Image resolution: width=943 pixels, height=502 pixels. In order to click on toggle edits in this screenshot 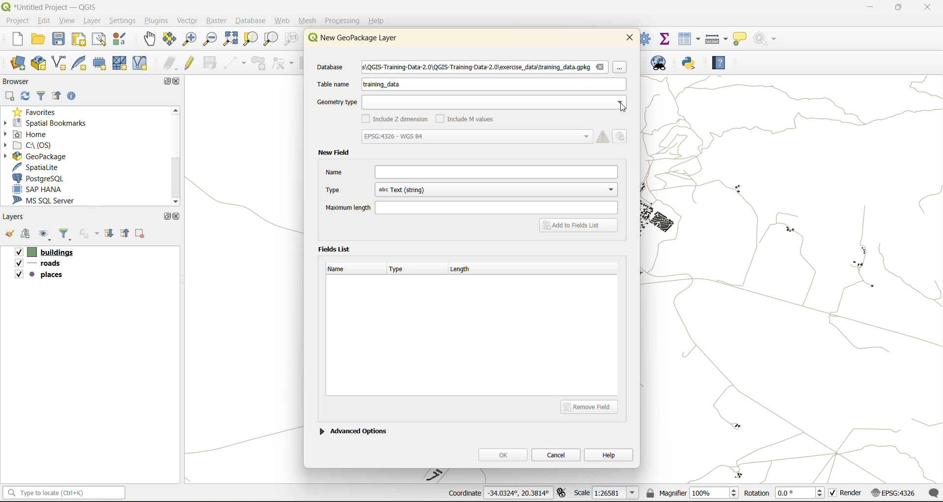, I will do `click(190, 63)`.